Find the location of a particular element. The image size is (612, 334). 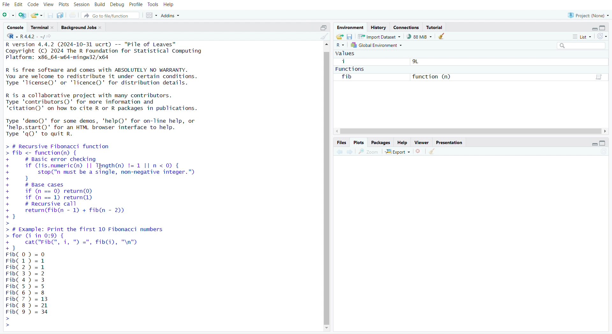

fib is located at coordinates (347, 78).